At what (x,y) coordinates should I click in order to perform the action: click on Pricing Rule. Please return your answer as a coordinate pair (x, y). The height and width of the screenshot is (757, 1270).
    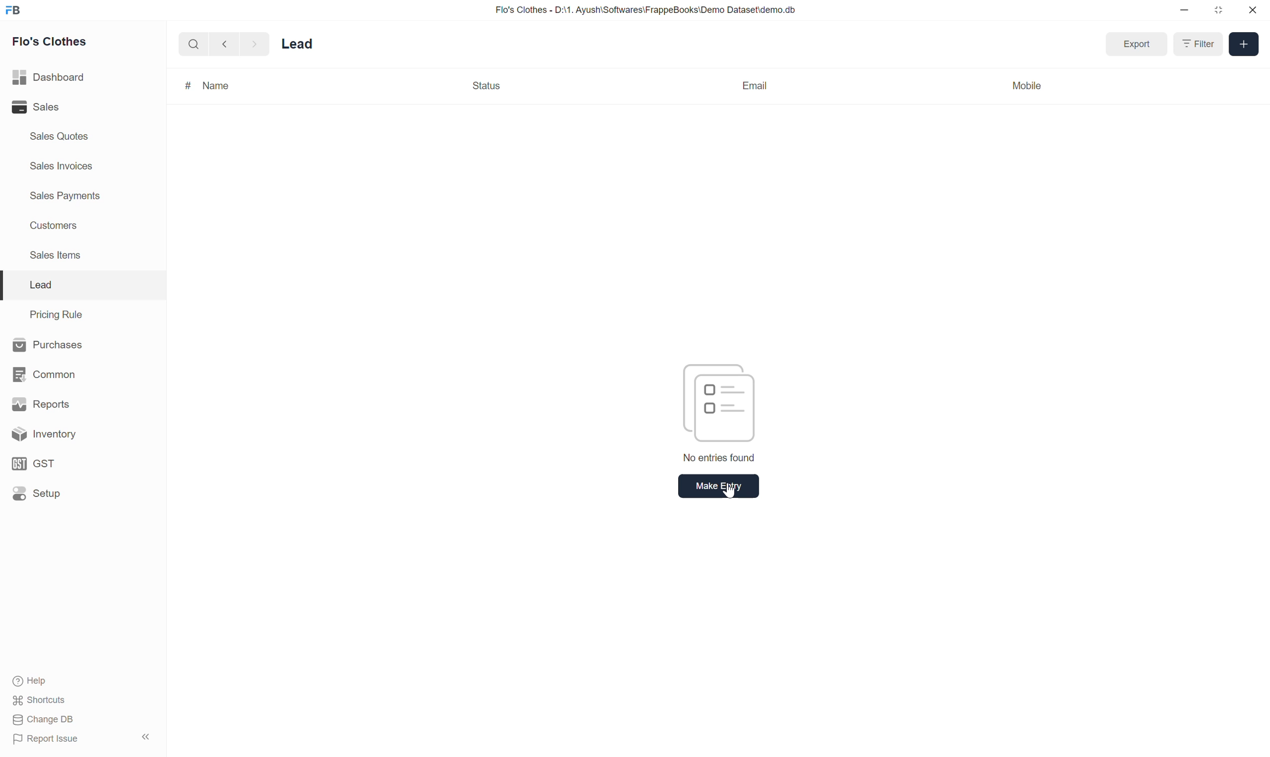
    Looking at the image, I should click on (55, 314).